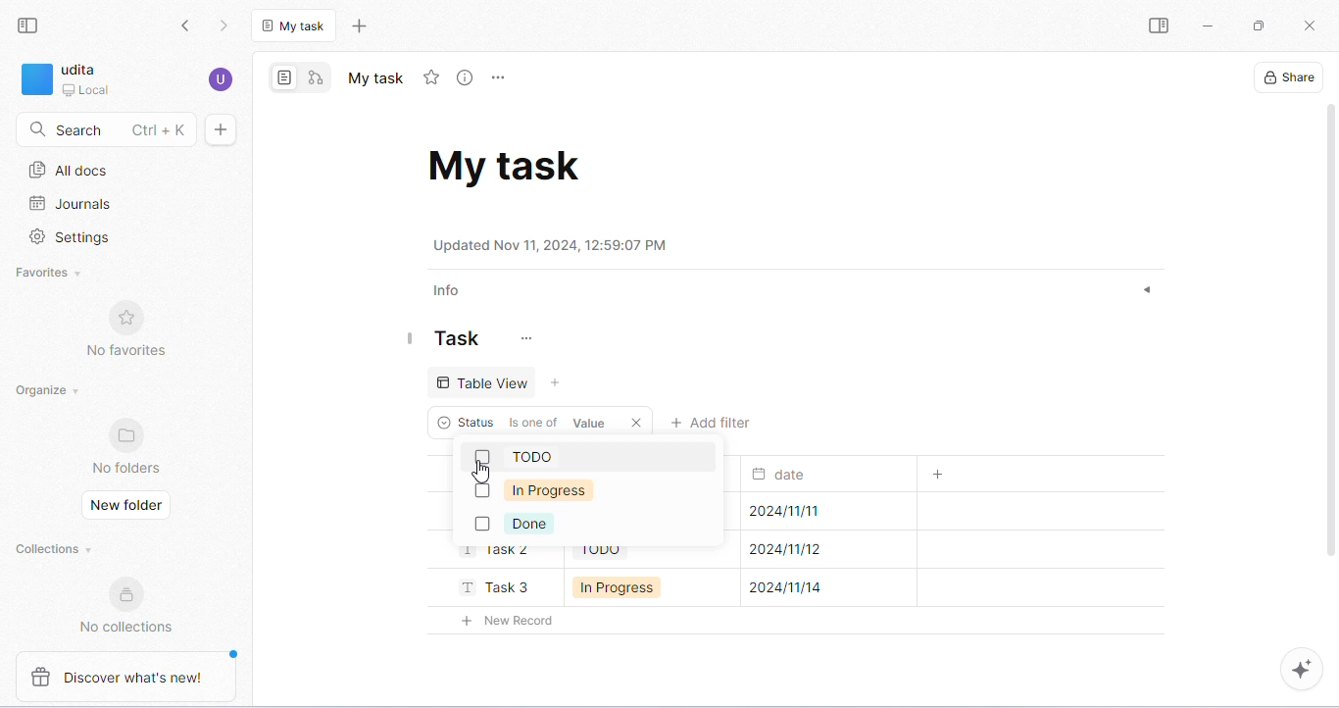  What do you see at coordinates (1158, 26) in the screenshot?
I see `open sidebar` at bounding box center [1158, 26].